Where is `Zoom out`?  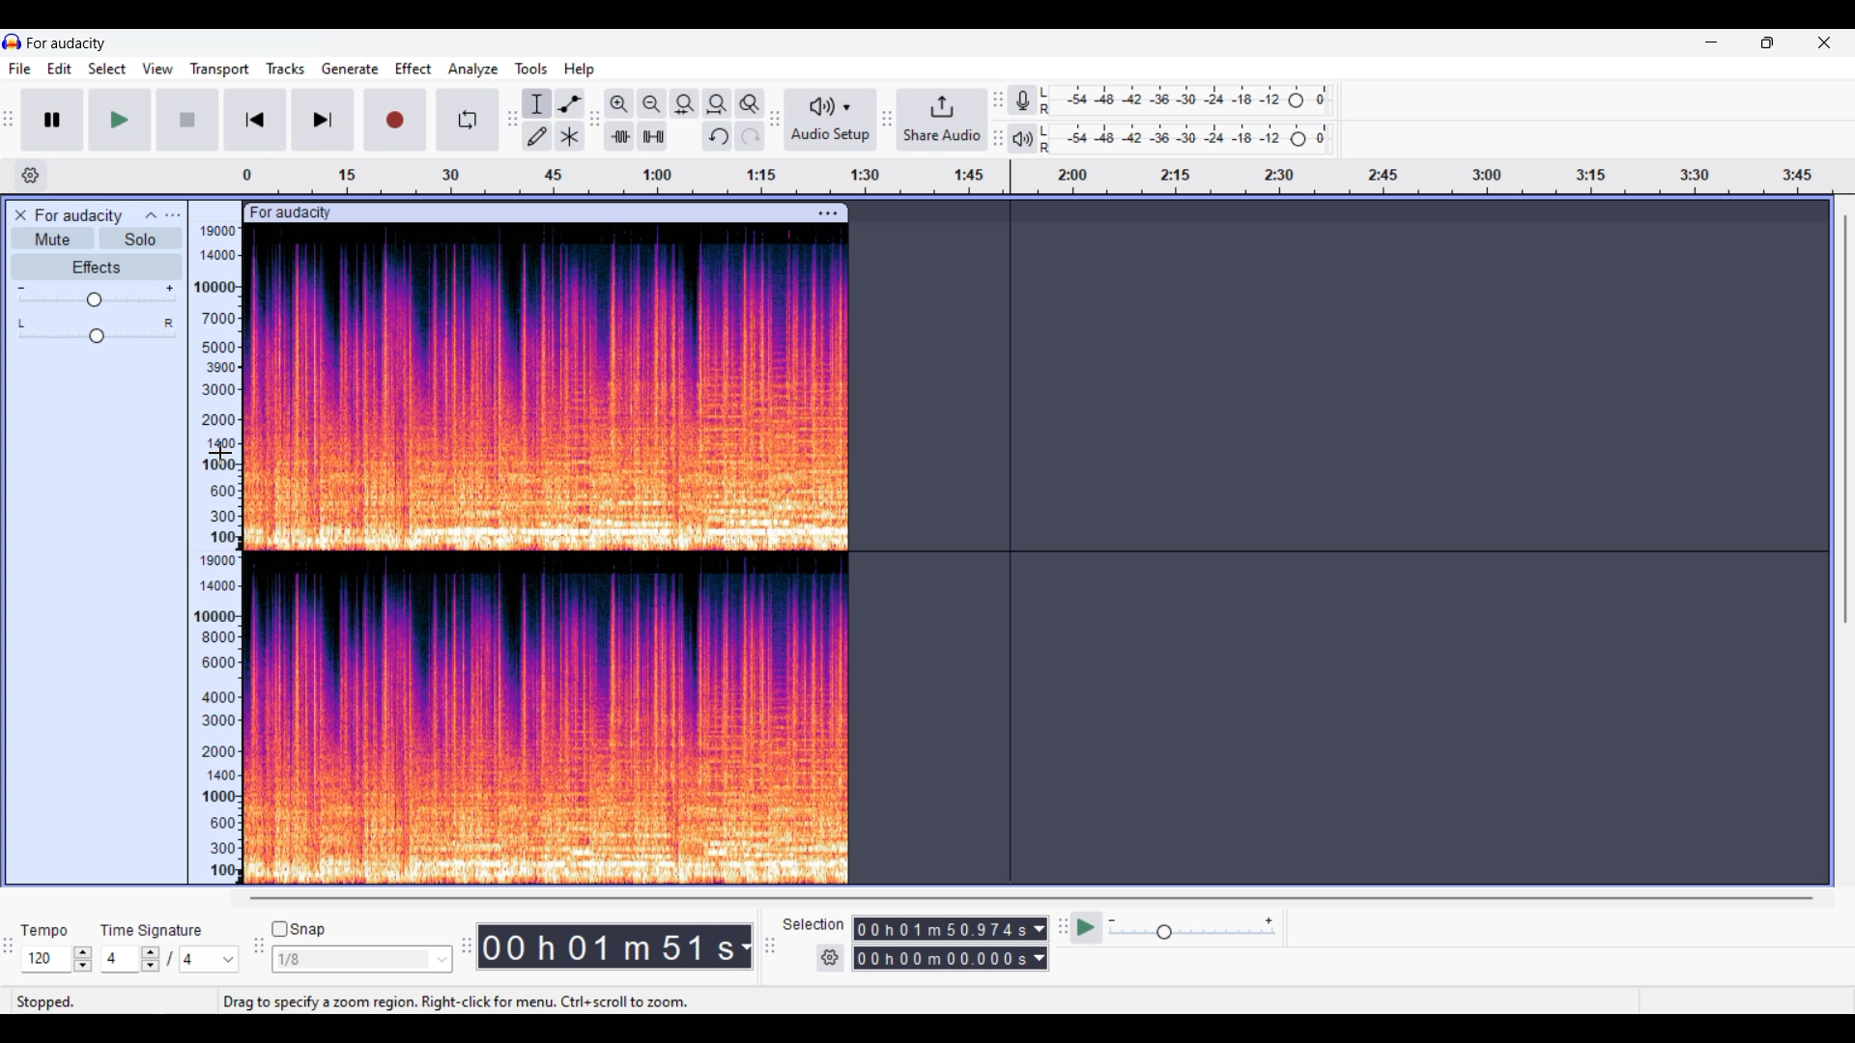
Zoom out is located at coordinates (652, 103).